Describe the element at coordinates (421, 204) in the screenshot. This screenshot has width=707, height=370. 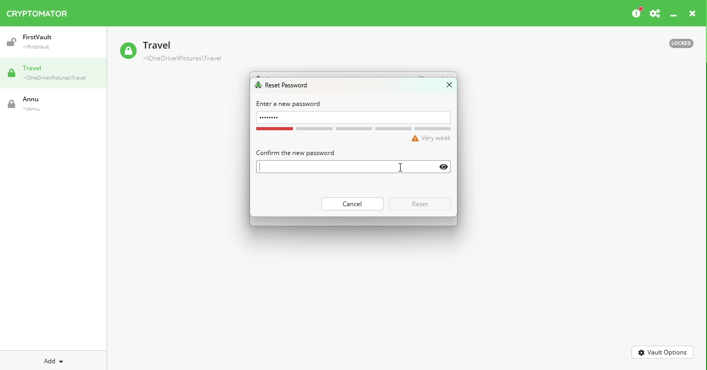
I see `Reset` at that location.